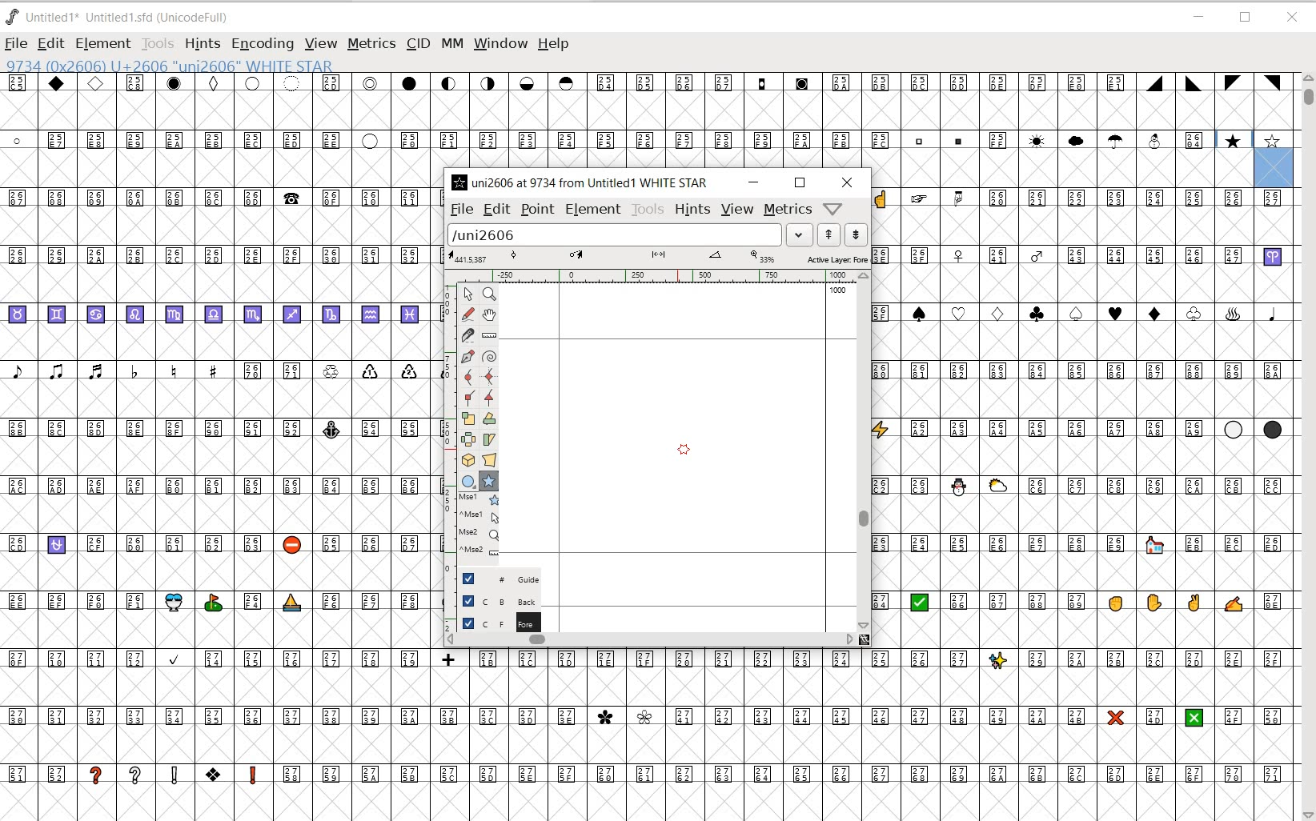 Image resolution: width=1316 pixels, height=821 pixels. Describe the element at coordinates (15, 45) in the screenshot. I see `FILE` at that location.